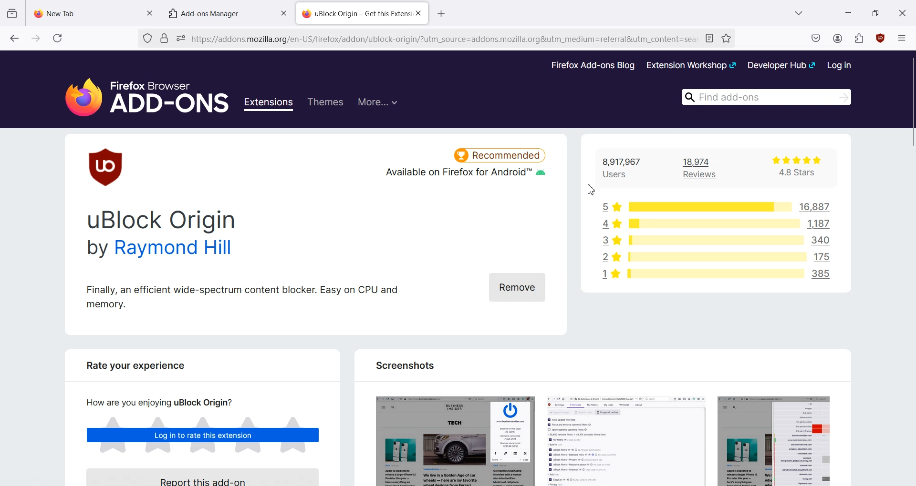 This screenshot has height=486, width=916. What do you see at coordinates (706, 168) in the screenshot?
I see `18,974 Review` at bounding box center [706, 168].